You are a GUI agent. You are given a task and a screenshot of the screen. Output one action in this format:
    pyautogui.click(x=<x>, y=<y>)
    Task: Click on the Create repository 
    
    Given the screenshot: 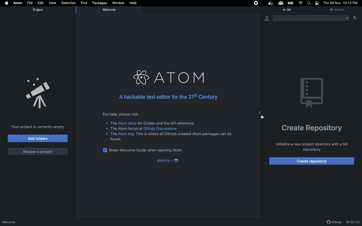 What is the action you would take?
    pyautogui.click(x=312, y=127)
    